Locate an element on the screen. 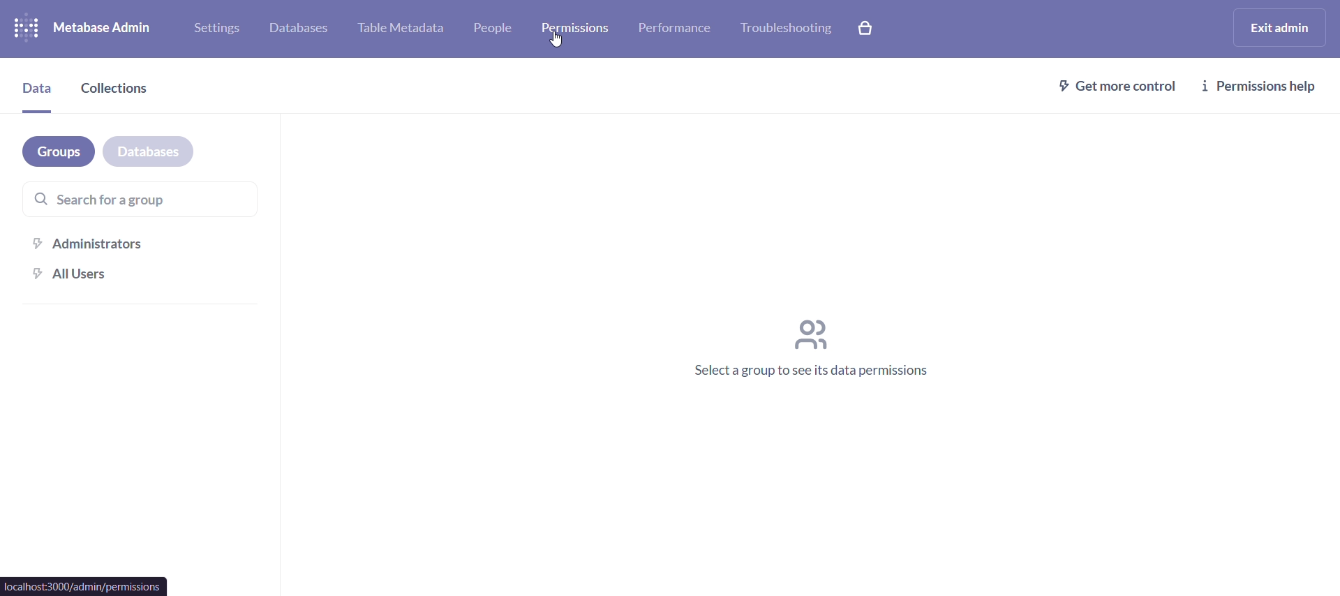 The image size is (1340, 596). all users is located at coordinates (151, 274).